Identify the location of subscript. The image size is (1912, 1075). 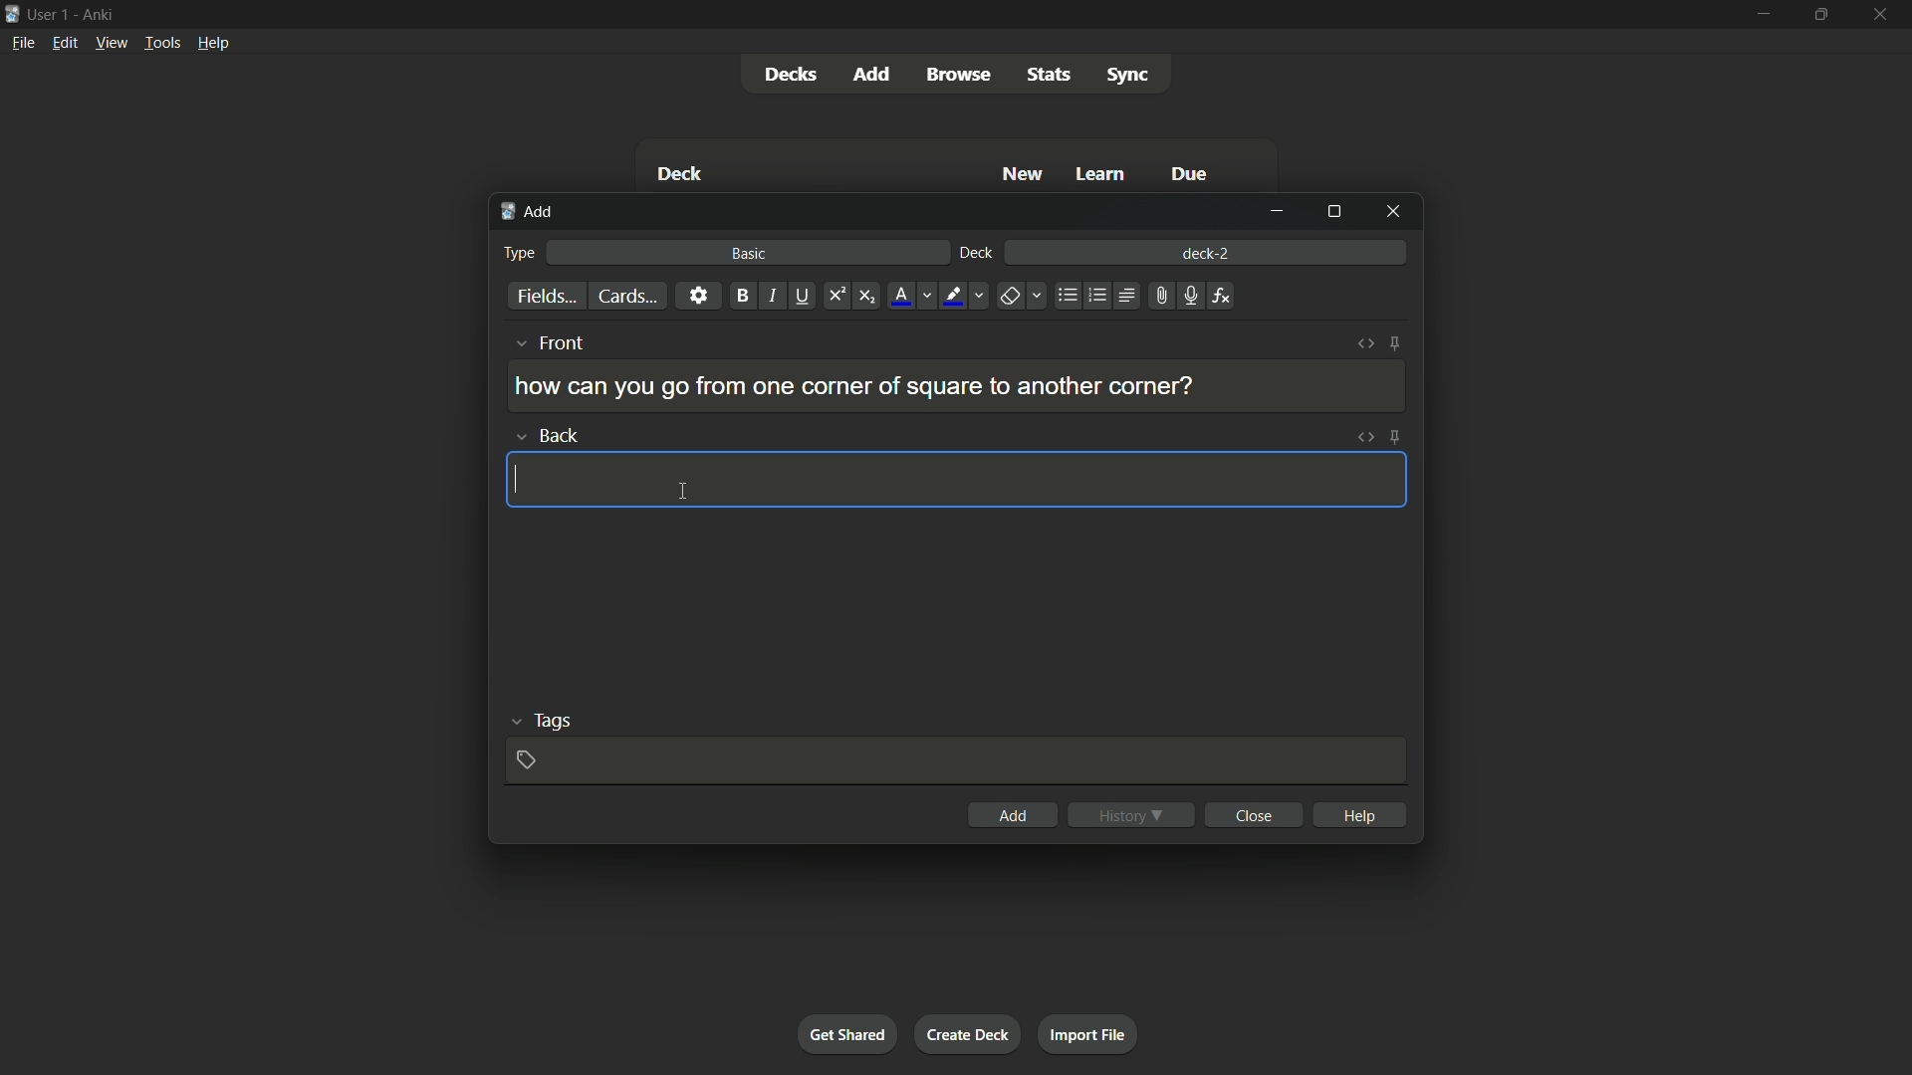
(866, 297).